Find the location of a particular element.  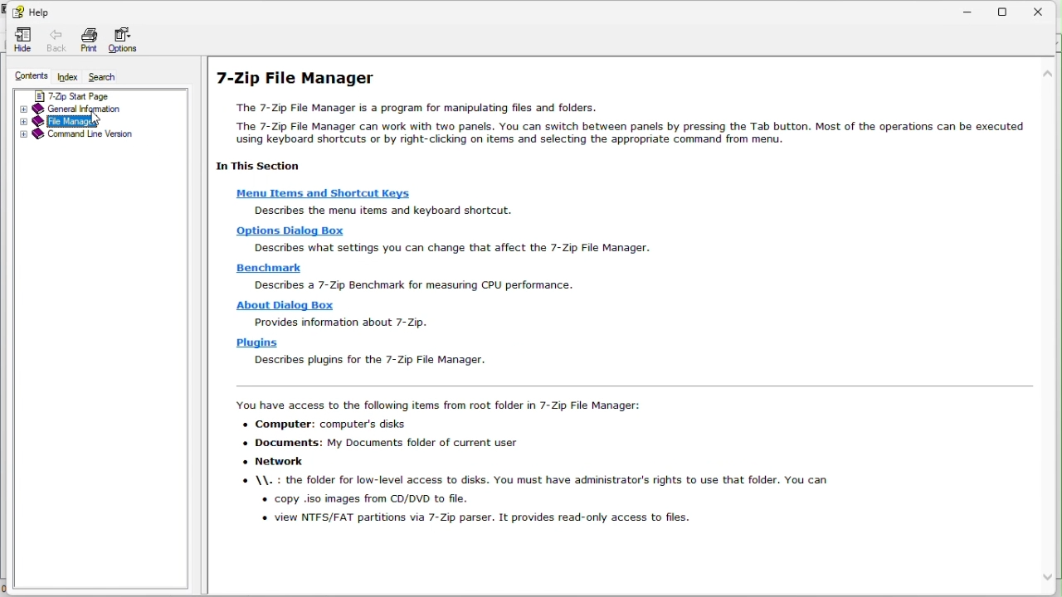

Menu items and shortcut keys is located at coordinates (324, 192).